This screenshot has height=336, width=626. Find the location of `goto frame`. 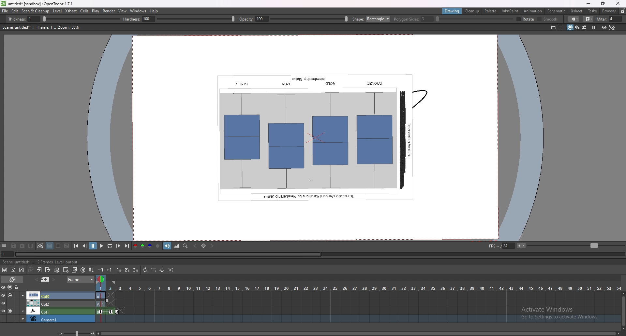

goto frame is located at coordinates (7, 254).